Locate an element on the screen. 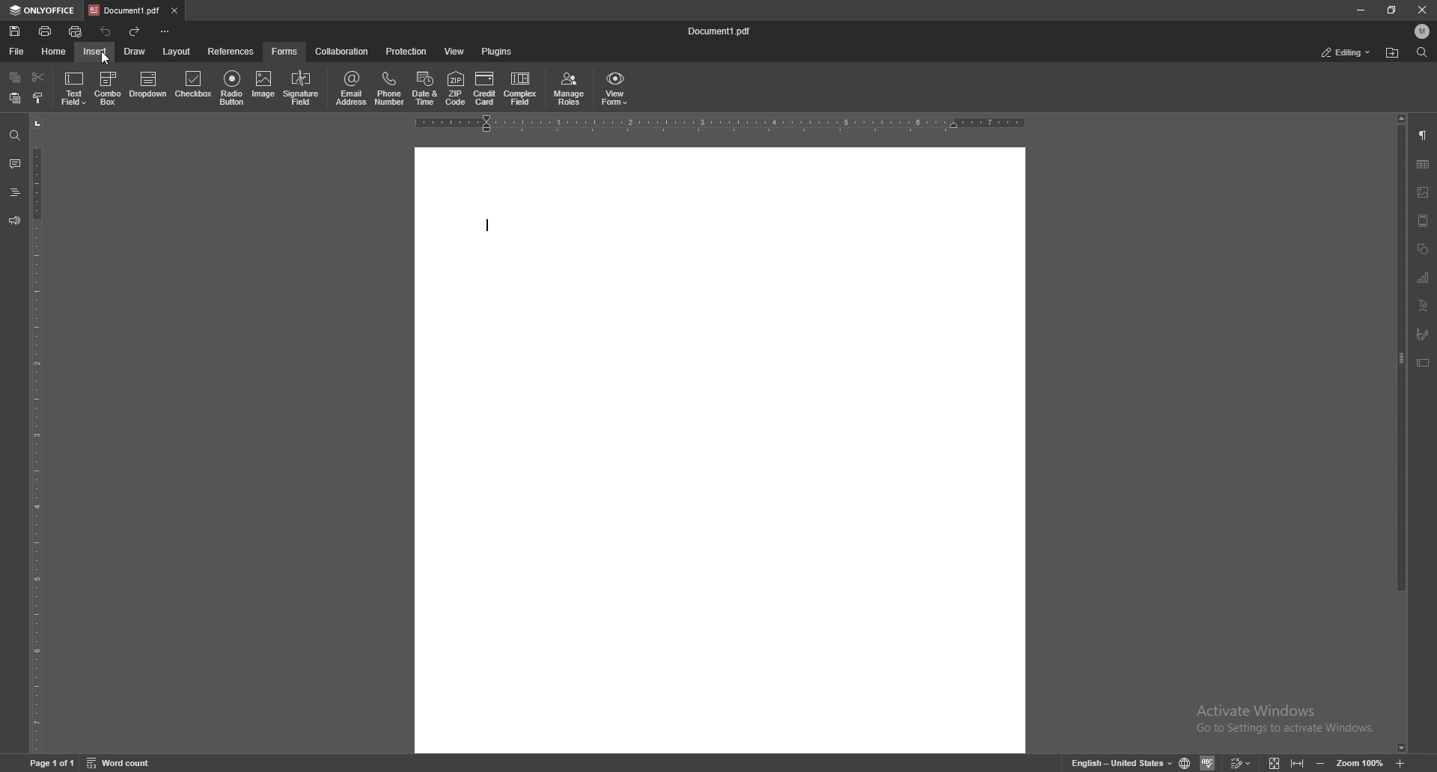 This screenshot has height=772, width=1437. date and time is located at coordinates (425, 88).